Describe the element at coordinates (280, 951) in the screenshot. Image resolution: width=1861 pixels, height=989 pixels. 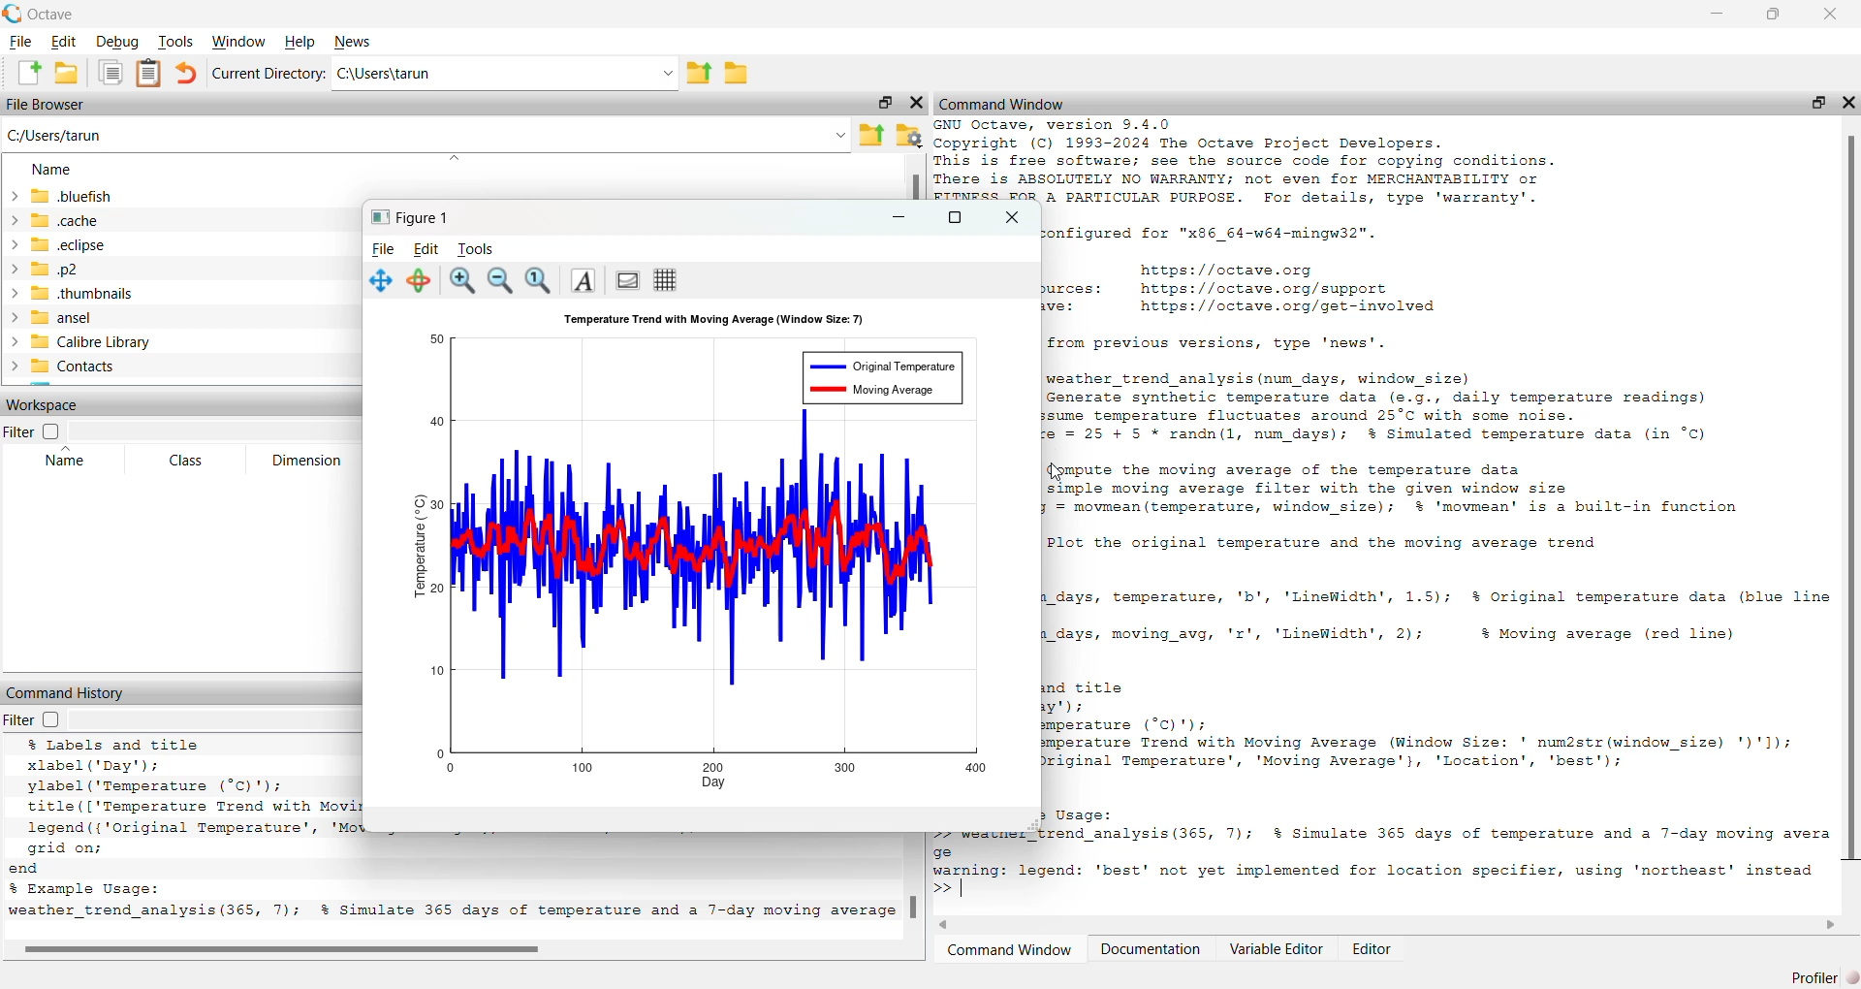
I see `Scrollbar` at that location.